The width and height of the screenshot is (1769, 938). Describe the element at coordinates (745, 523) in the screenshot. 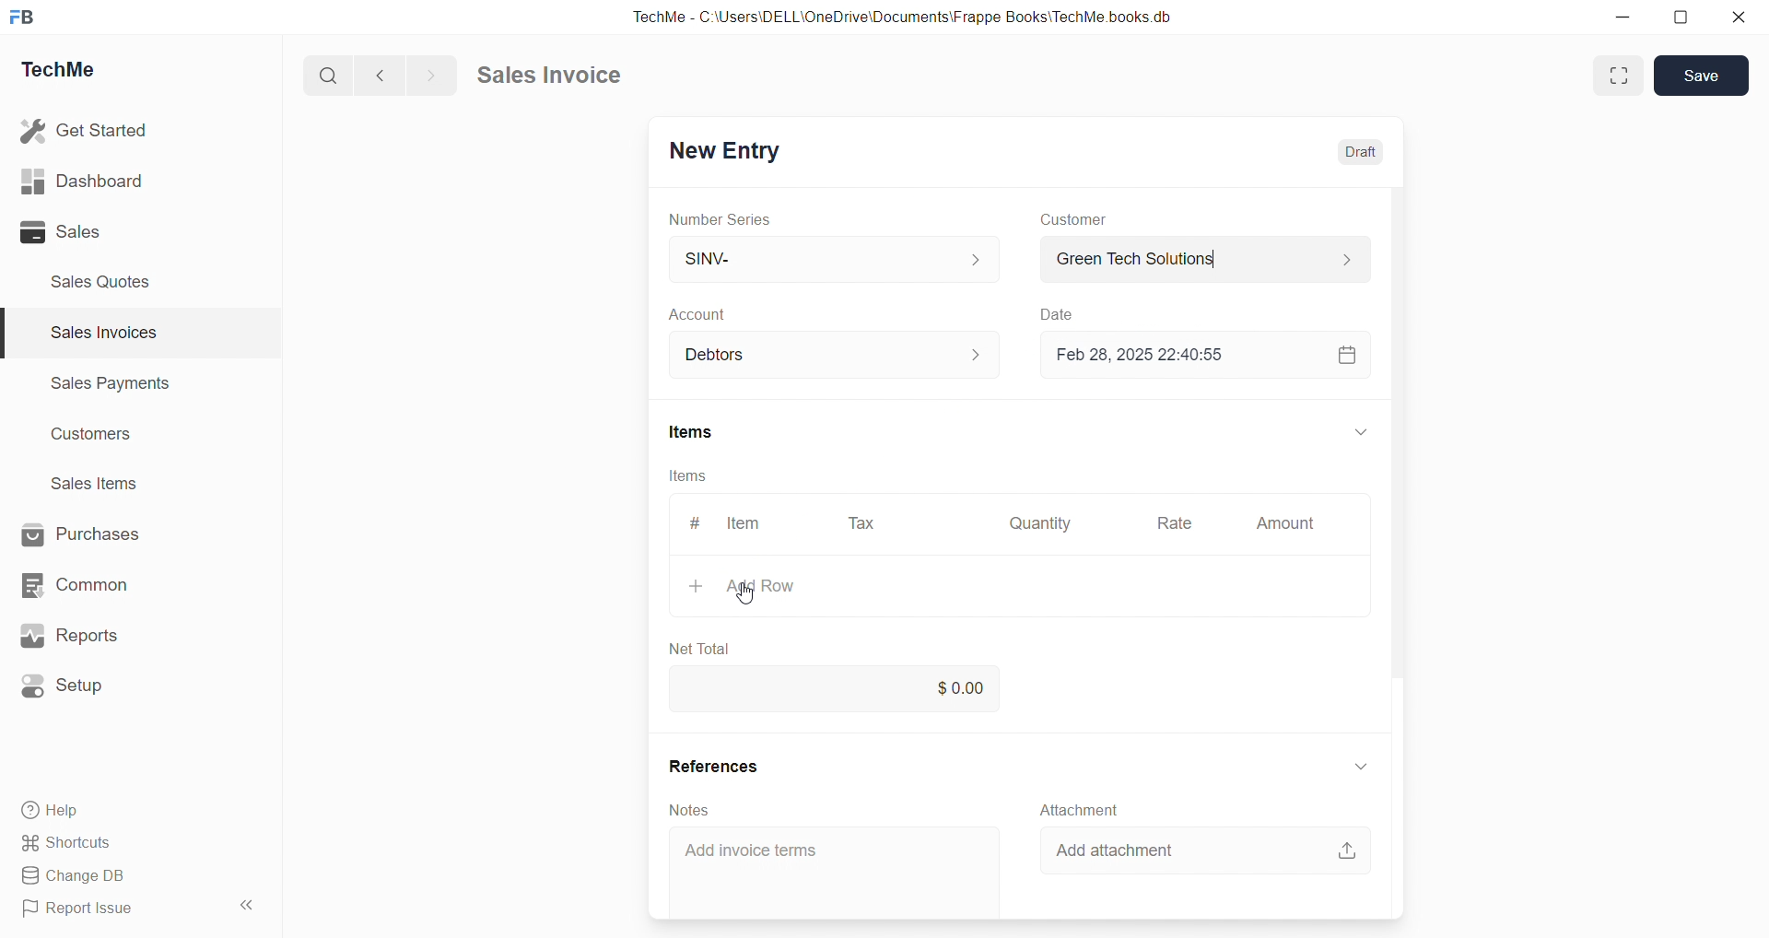

I see `Item` at that location.